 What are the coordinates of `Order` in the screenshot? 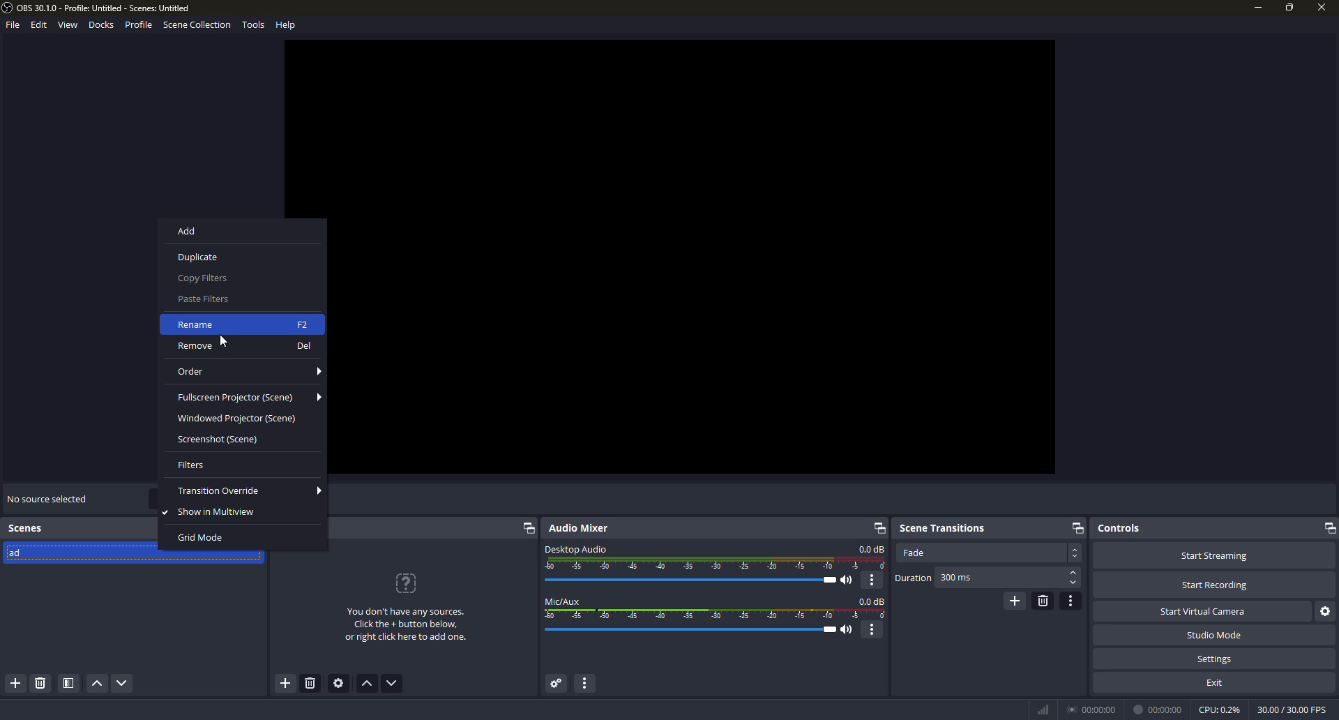 It's located at (246, 370).